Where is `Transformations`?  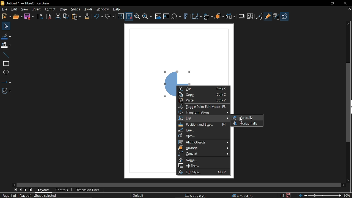 Transformations is located at coordinates (204, 113).